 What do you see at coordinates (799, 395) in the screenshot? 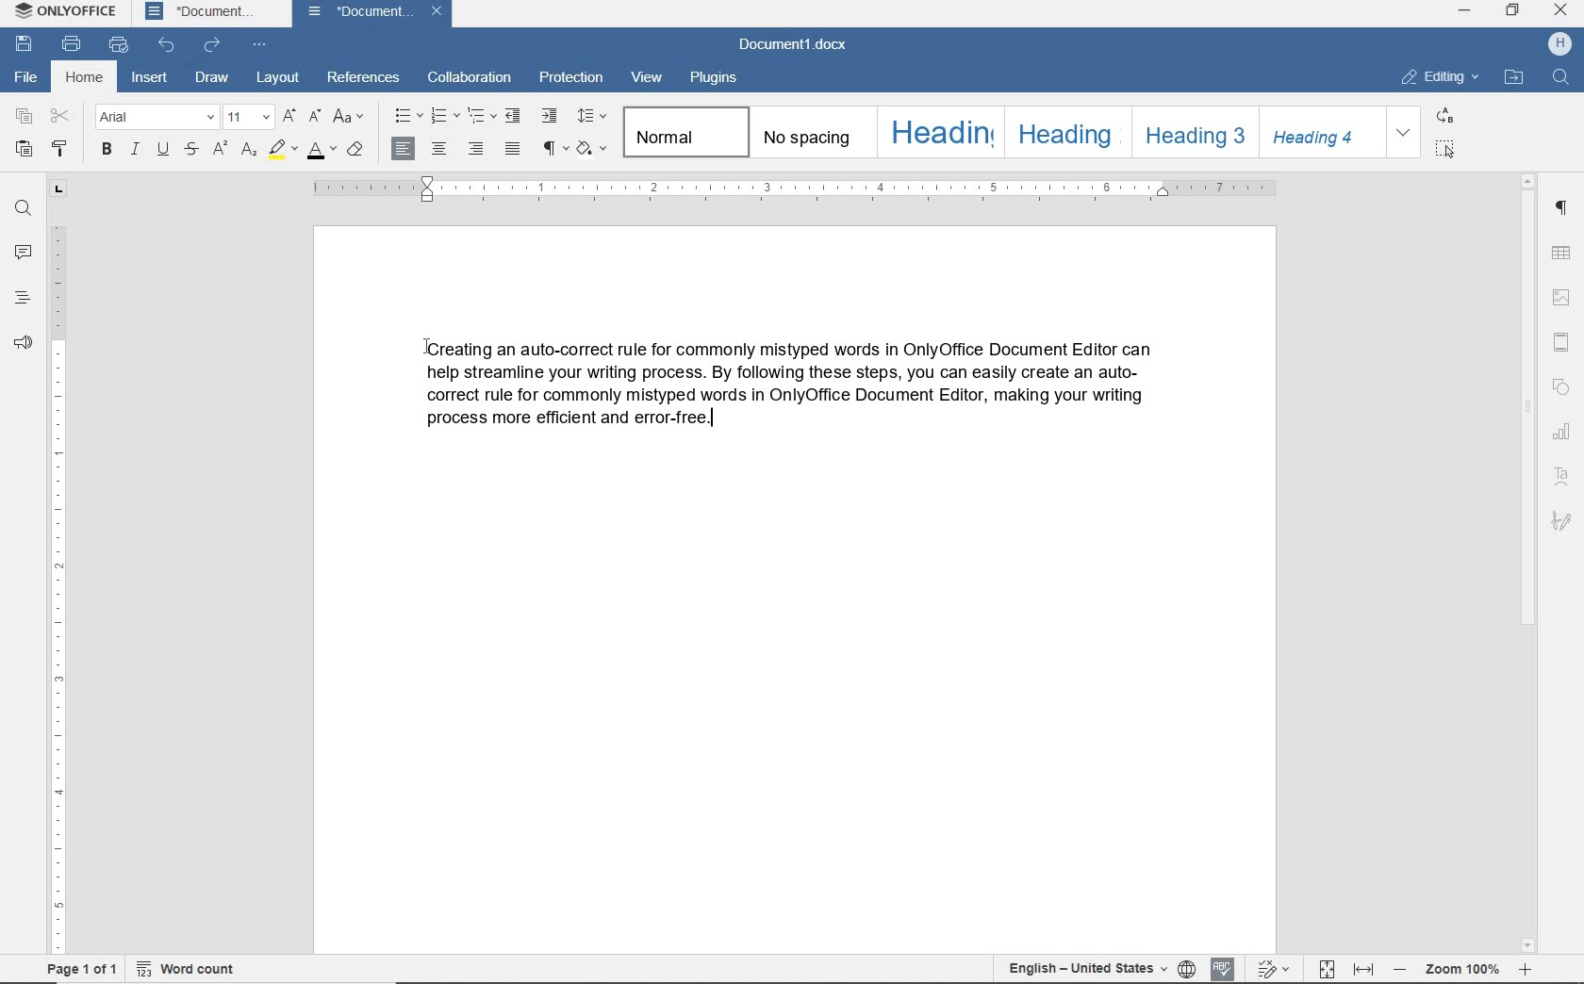
I see `text` at bounding box center [799, 395].